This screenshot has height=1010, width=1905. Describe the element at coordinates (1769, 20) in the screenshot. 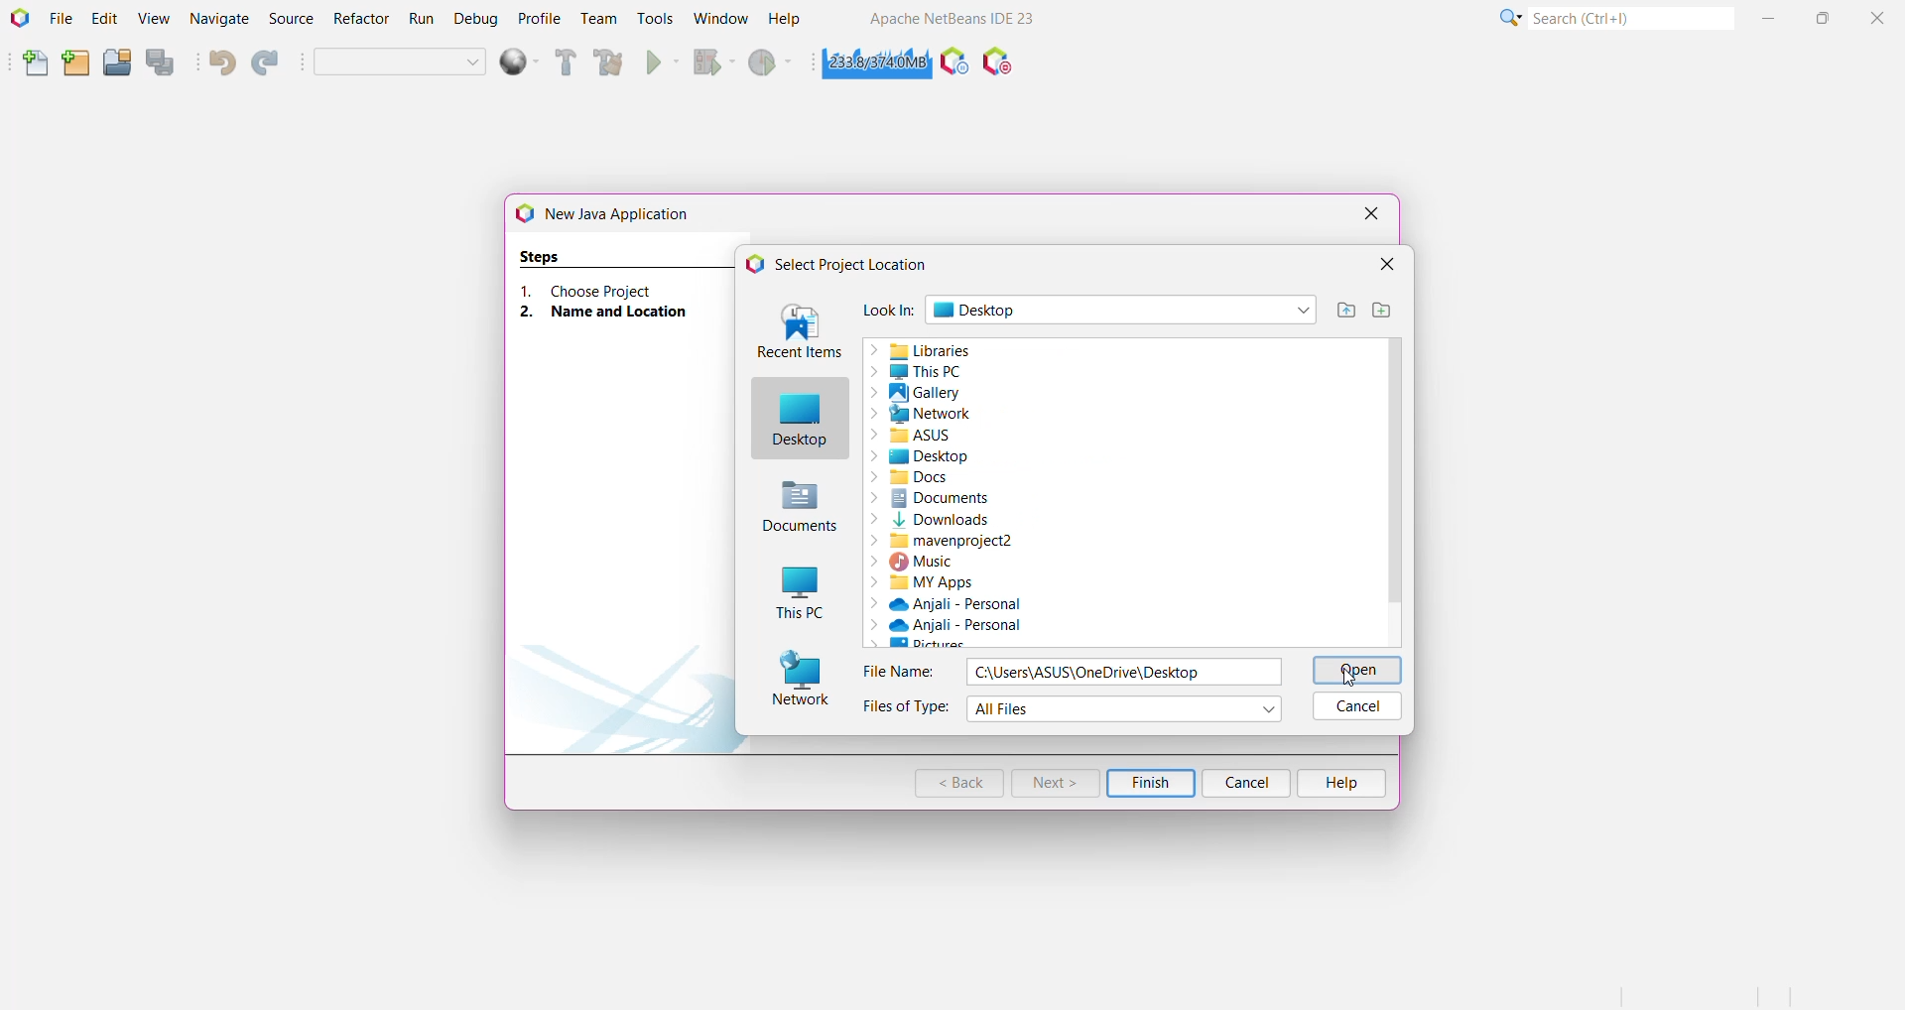

I see `Minimize` at that location.